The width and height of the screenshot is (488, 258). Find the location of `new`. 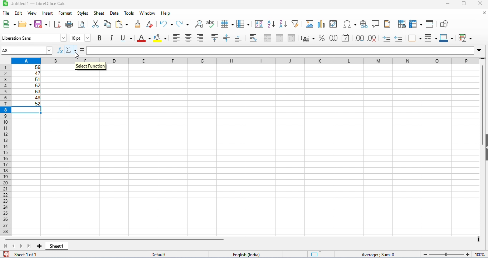

new is located at coordinates (8, 24).